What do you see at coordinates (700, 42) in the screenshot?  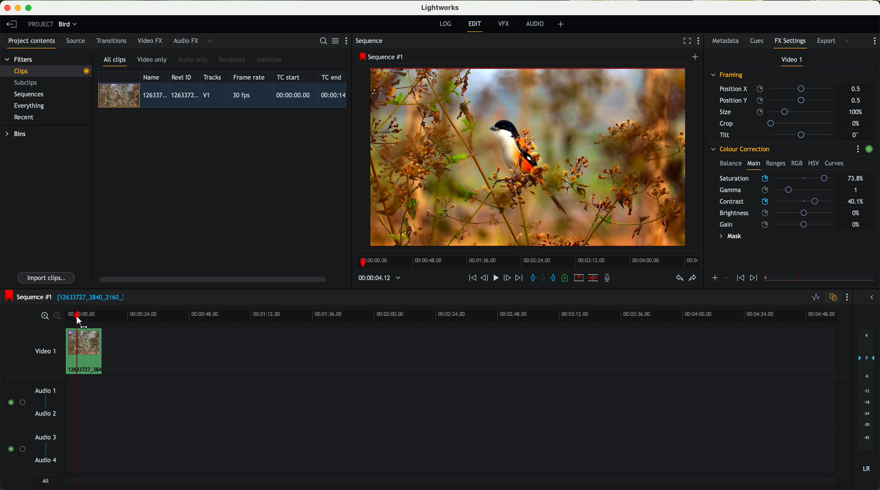 I see `show settings menu` at bounding box center [700, 42].